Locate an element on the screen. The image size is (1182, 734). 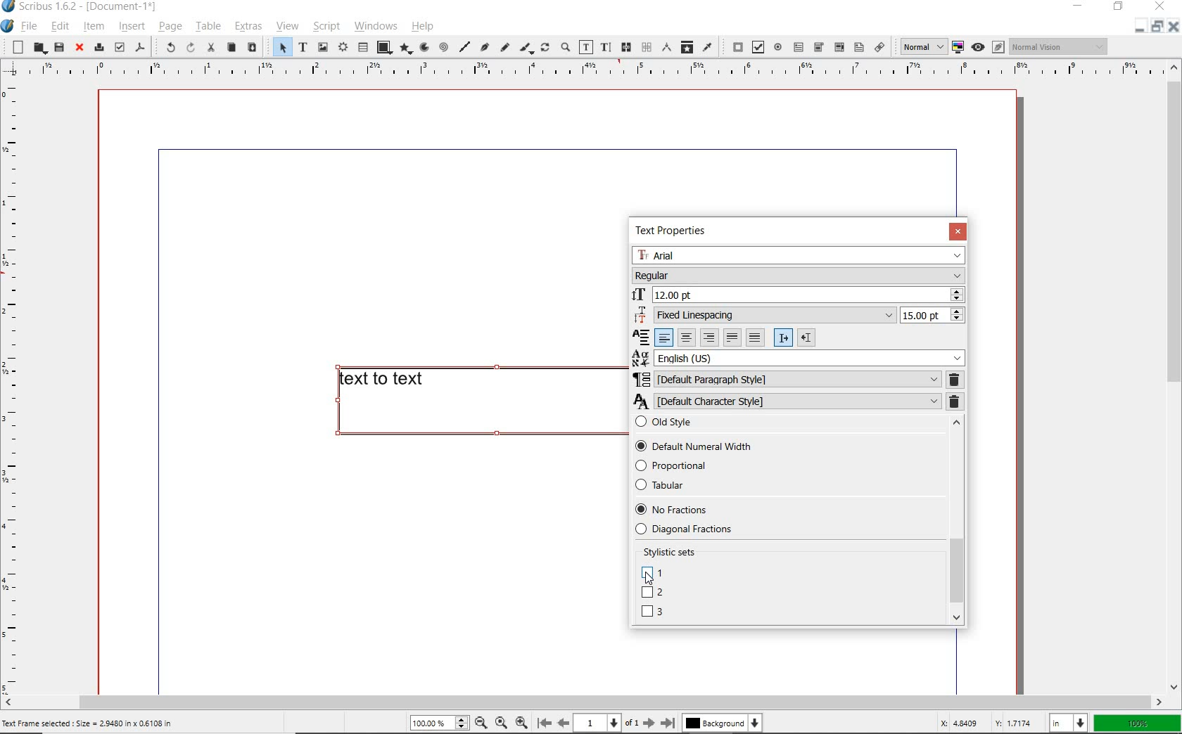
edit contents of frame is located at coordinates (586, 48).